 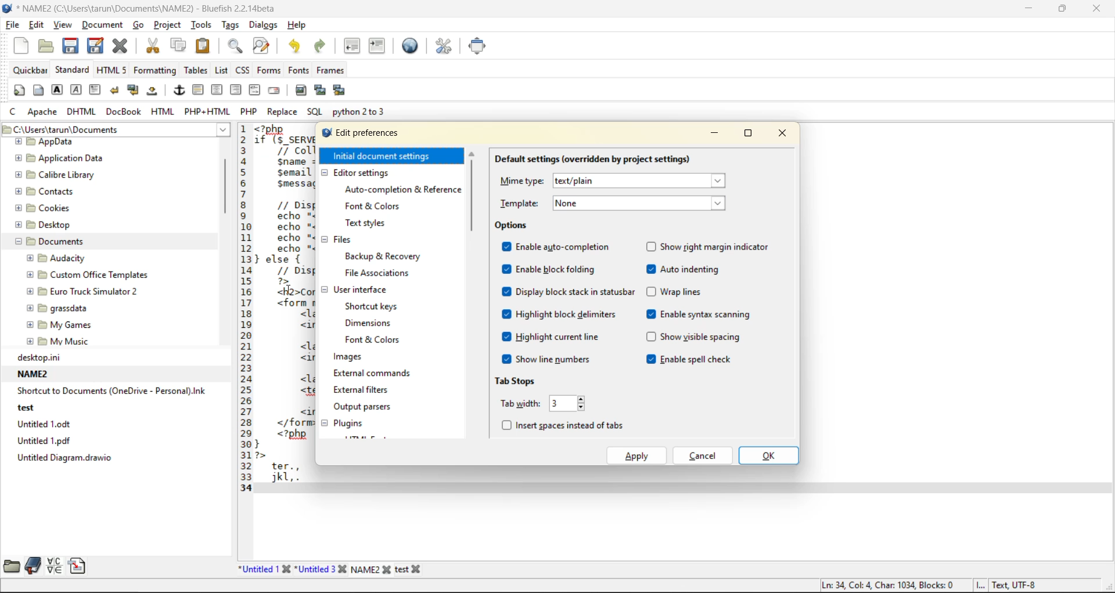 What do you see at coordinates (282, 305) in the screenshot?
I see `code` at bounding box center [282, 305].